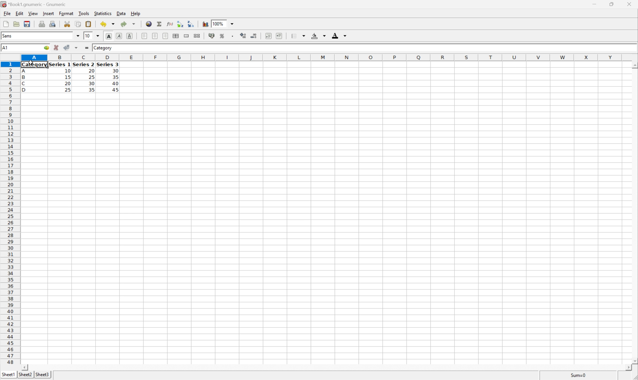 The height and width of the screenshot is (380, 638). What do you see at coordinates (78, 36) in the screenshot?
I see `Drop Down` at bounding box center [78, 36].